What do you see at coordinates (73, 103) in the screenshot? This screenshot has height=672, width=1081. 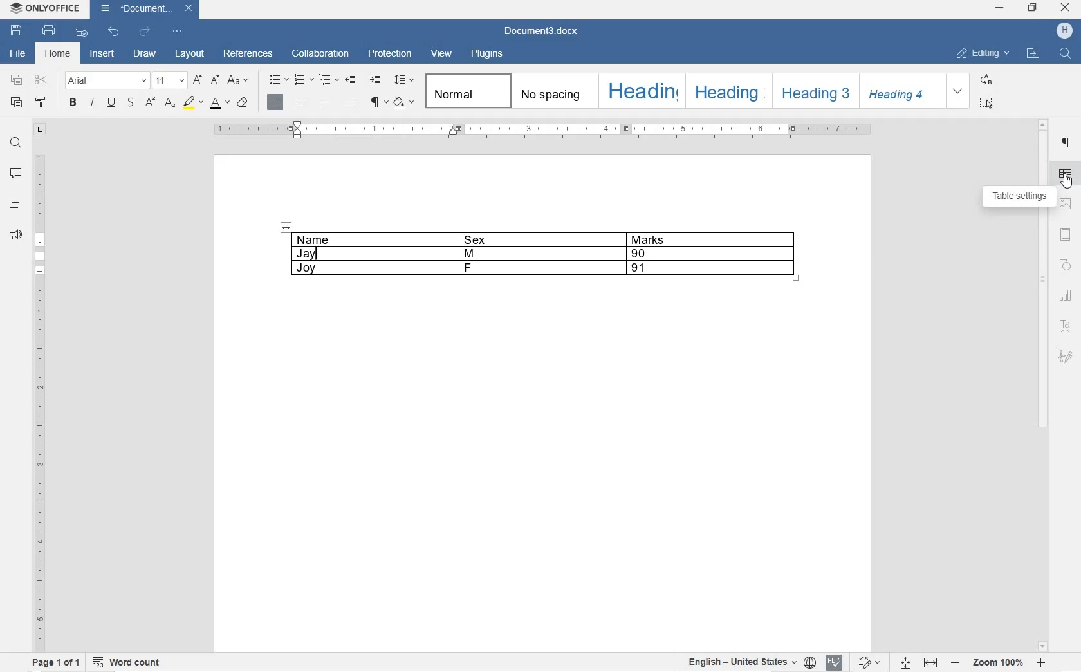 I see `BOLD` at bounding box center [73, 103].